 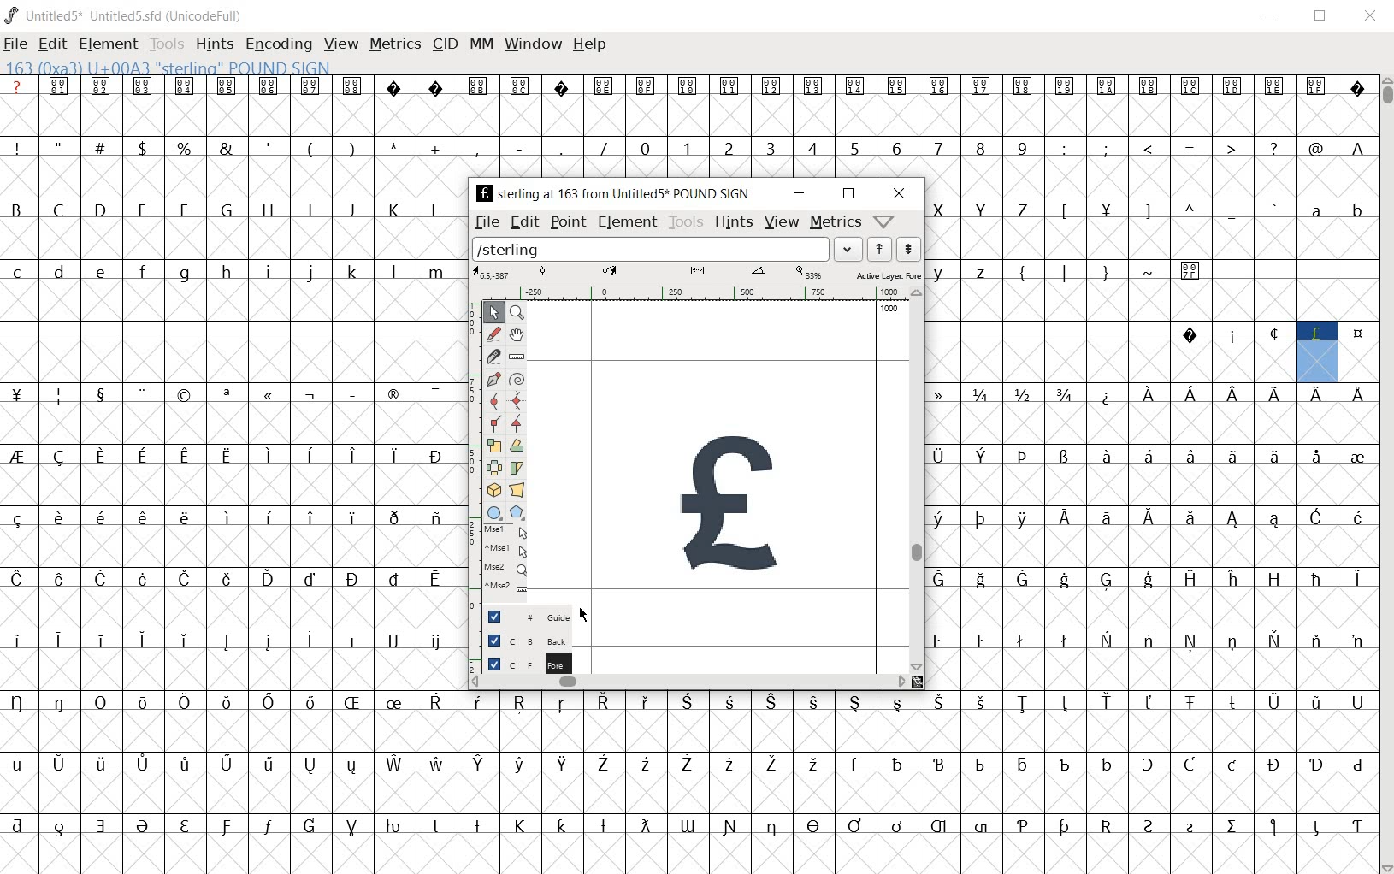 I want to click on minimize, so click(x=1274, y=17).